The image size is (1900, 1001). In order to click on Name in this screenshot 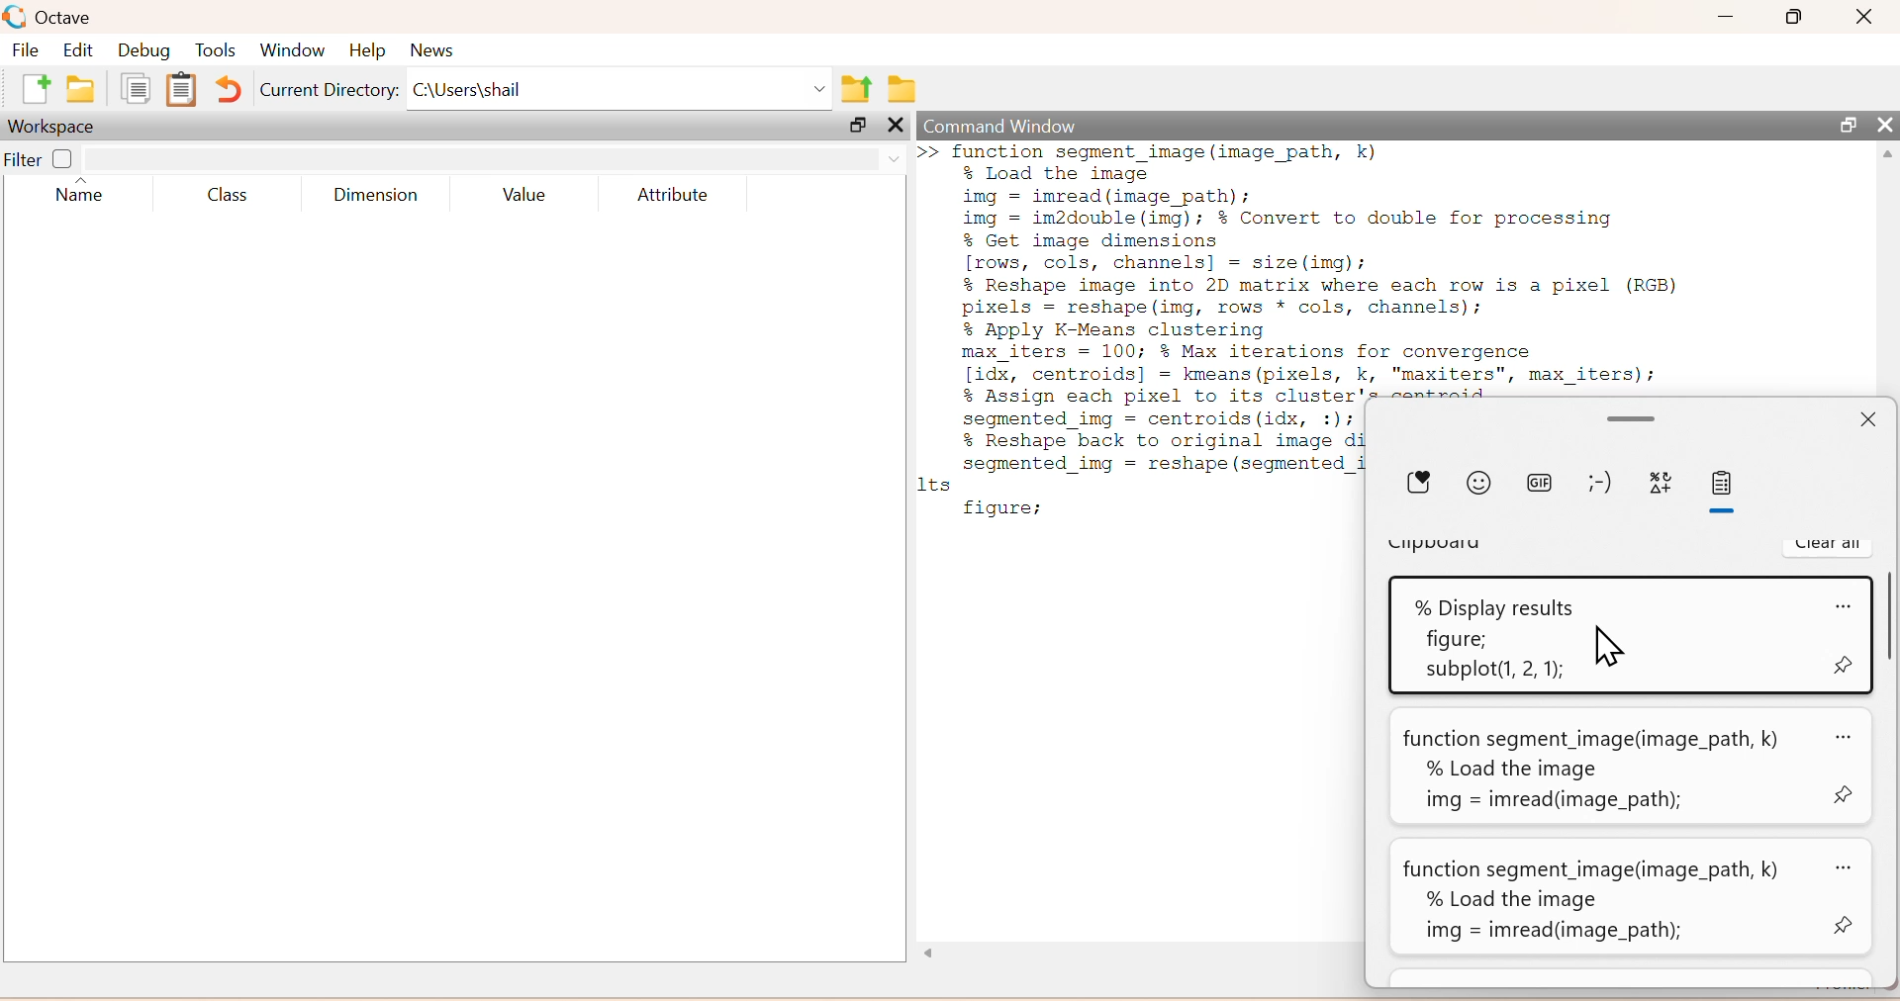, I will do `click(81, 194)`.